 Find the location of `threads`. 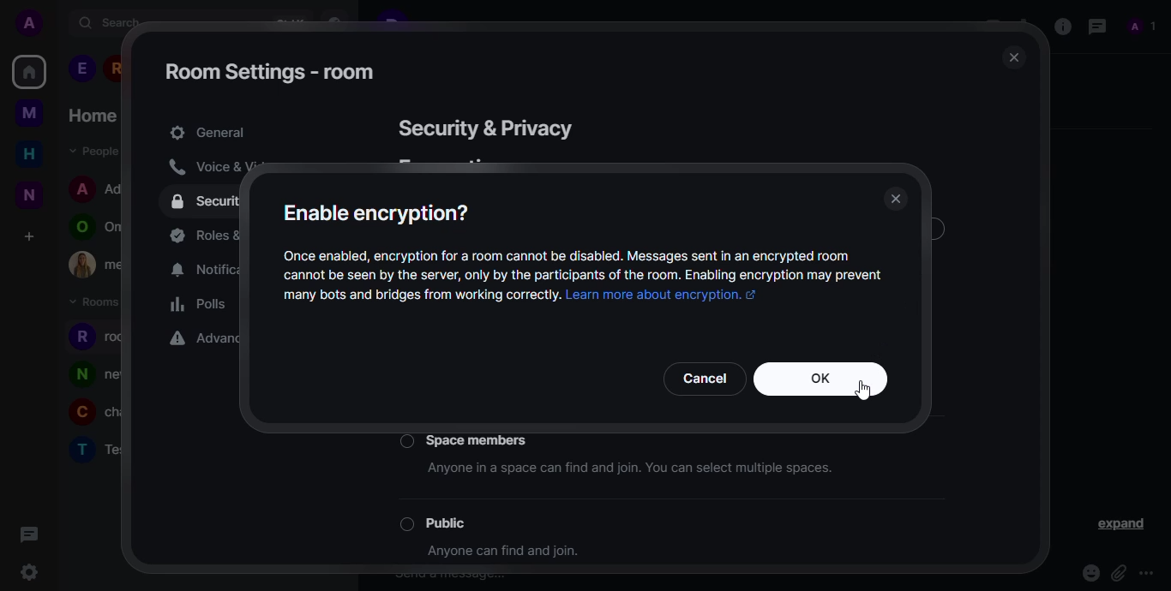

threads is located at coordinates (30, 534).